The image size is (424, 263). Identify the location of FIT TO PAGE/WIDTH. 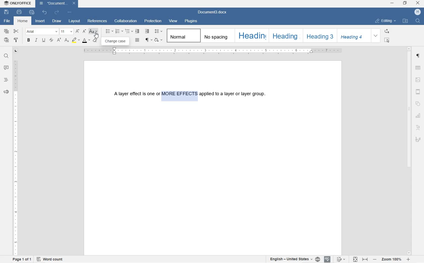
(361, 260).